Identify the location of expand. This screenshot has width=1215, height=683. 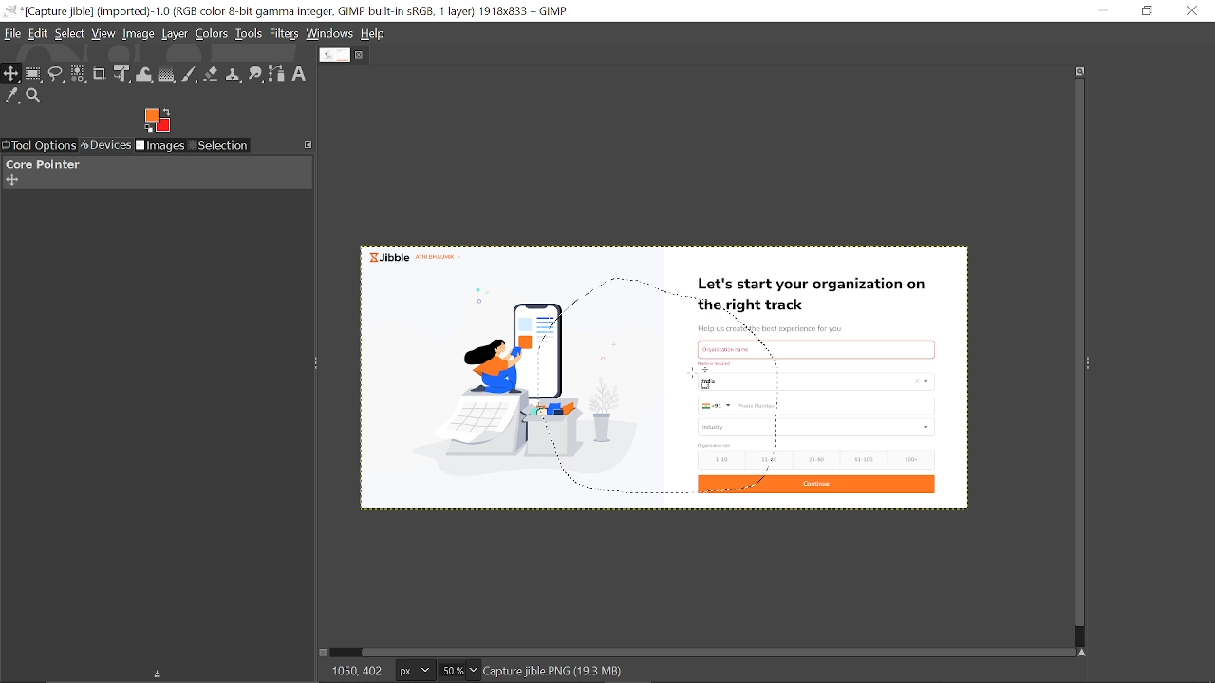
(157, 119).